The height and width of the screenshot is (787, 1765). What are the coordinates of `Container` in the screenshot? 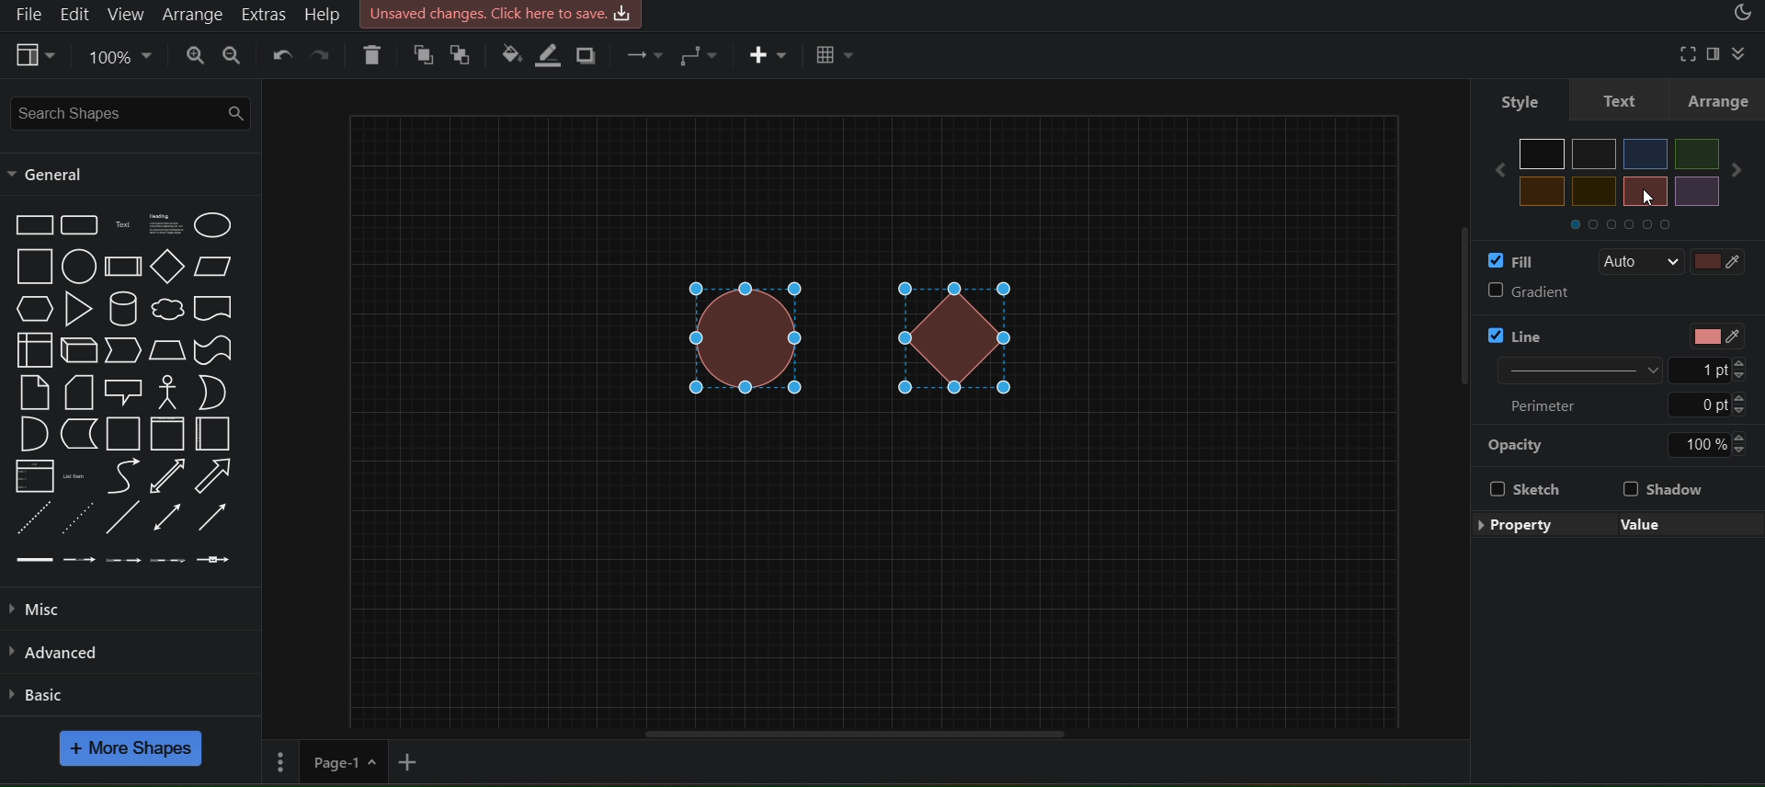 It's located at (123, 434).